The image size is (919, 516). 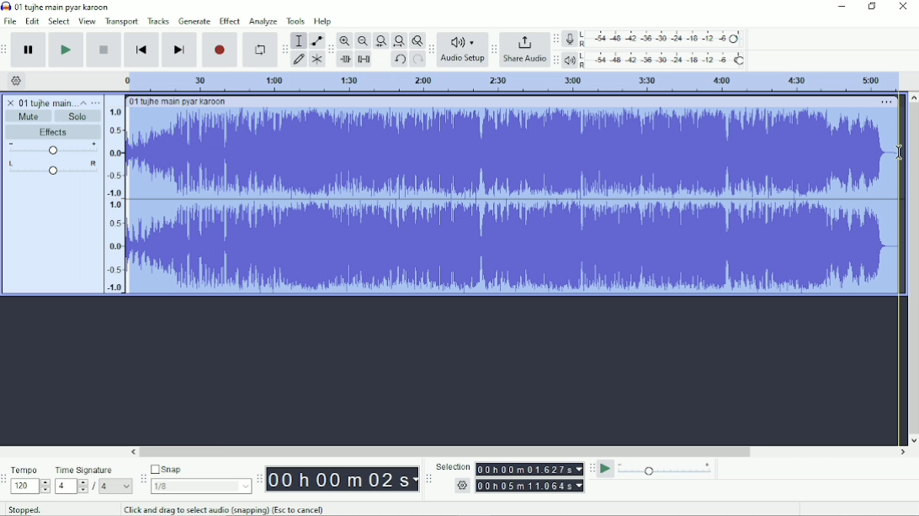 What do you see at coordinates (29, 116) in the screenshot?
I see `Mute` at bounding box center [29, 116].